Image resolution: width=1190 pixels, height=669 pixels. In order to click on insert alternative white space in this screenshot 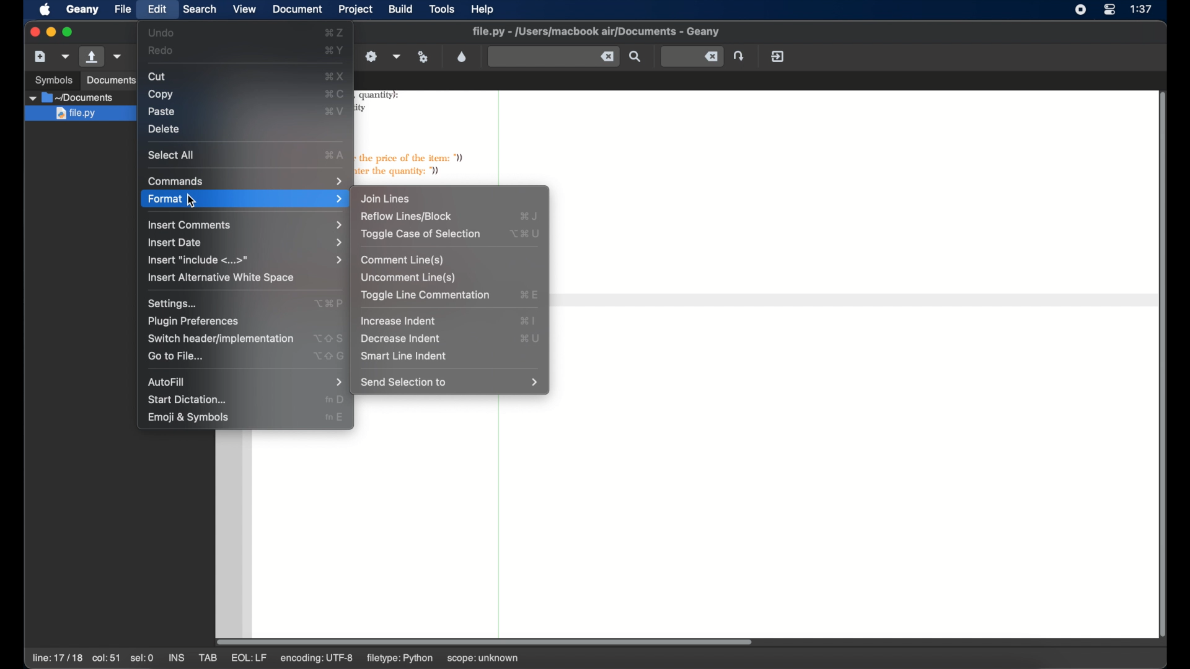, I will do `click(219, 278)`.